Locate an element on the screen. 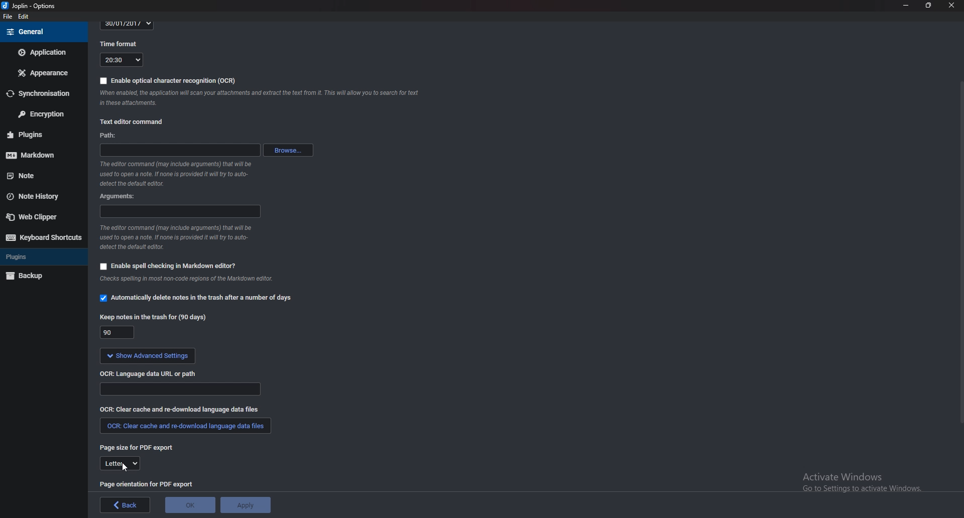 This screenshot has height=518, width=964. Redownload language data is located at coordinates (186, 426).